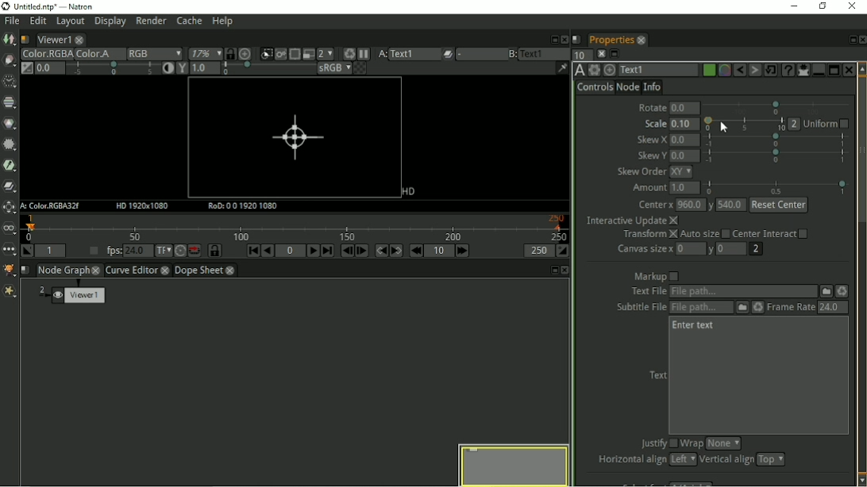 This screenshot has height=487, width=867. What do you see at coordinates (162, 251) in the screenshot?
I see `Set time display format` at bounding box center [162, 251].